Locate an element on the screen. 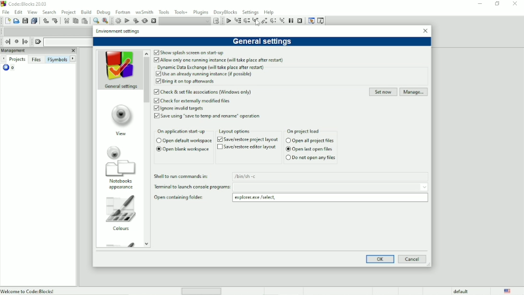 The image size is (524, 295). close is located at coordinates (72, 51).